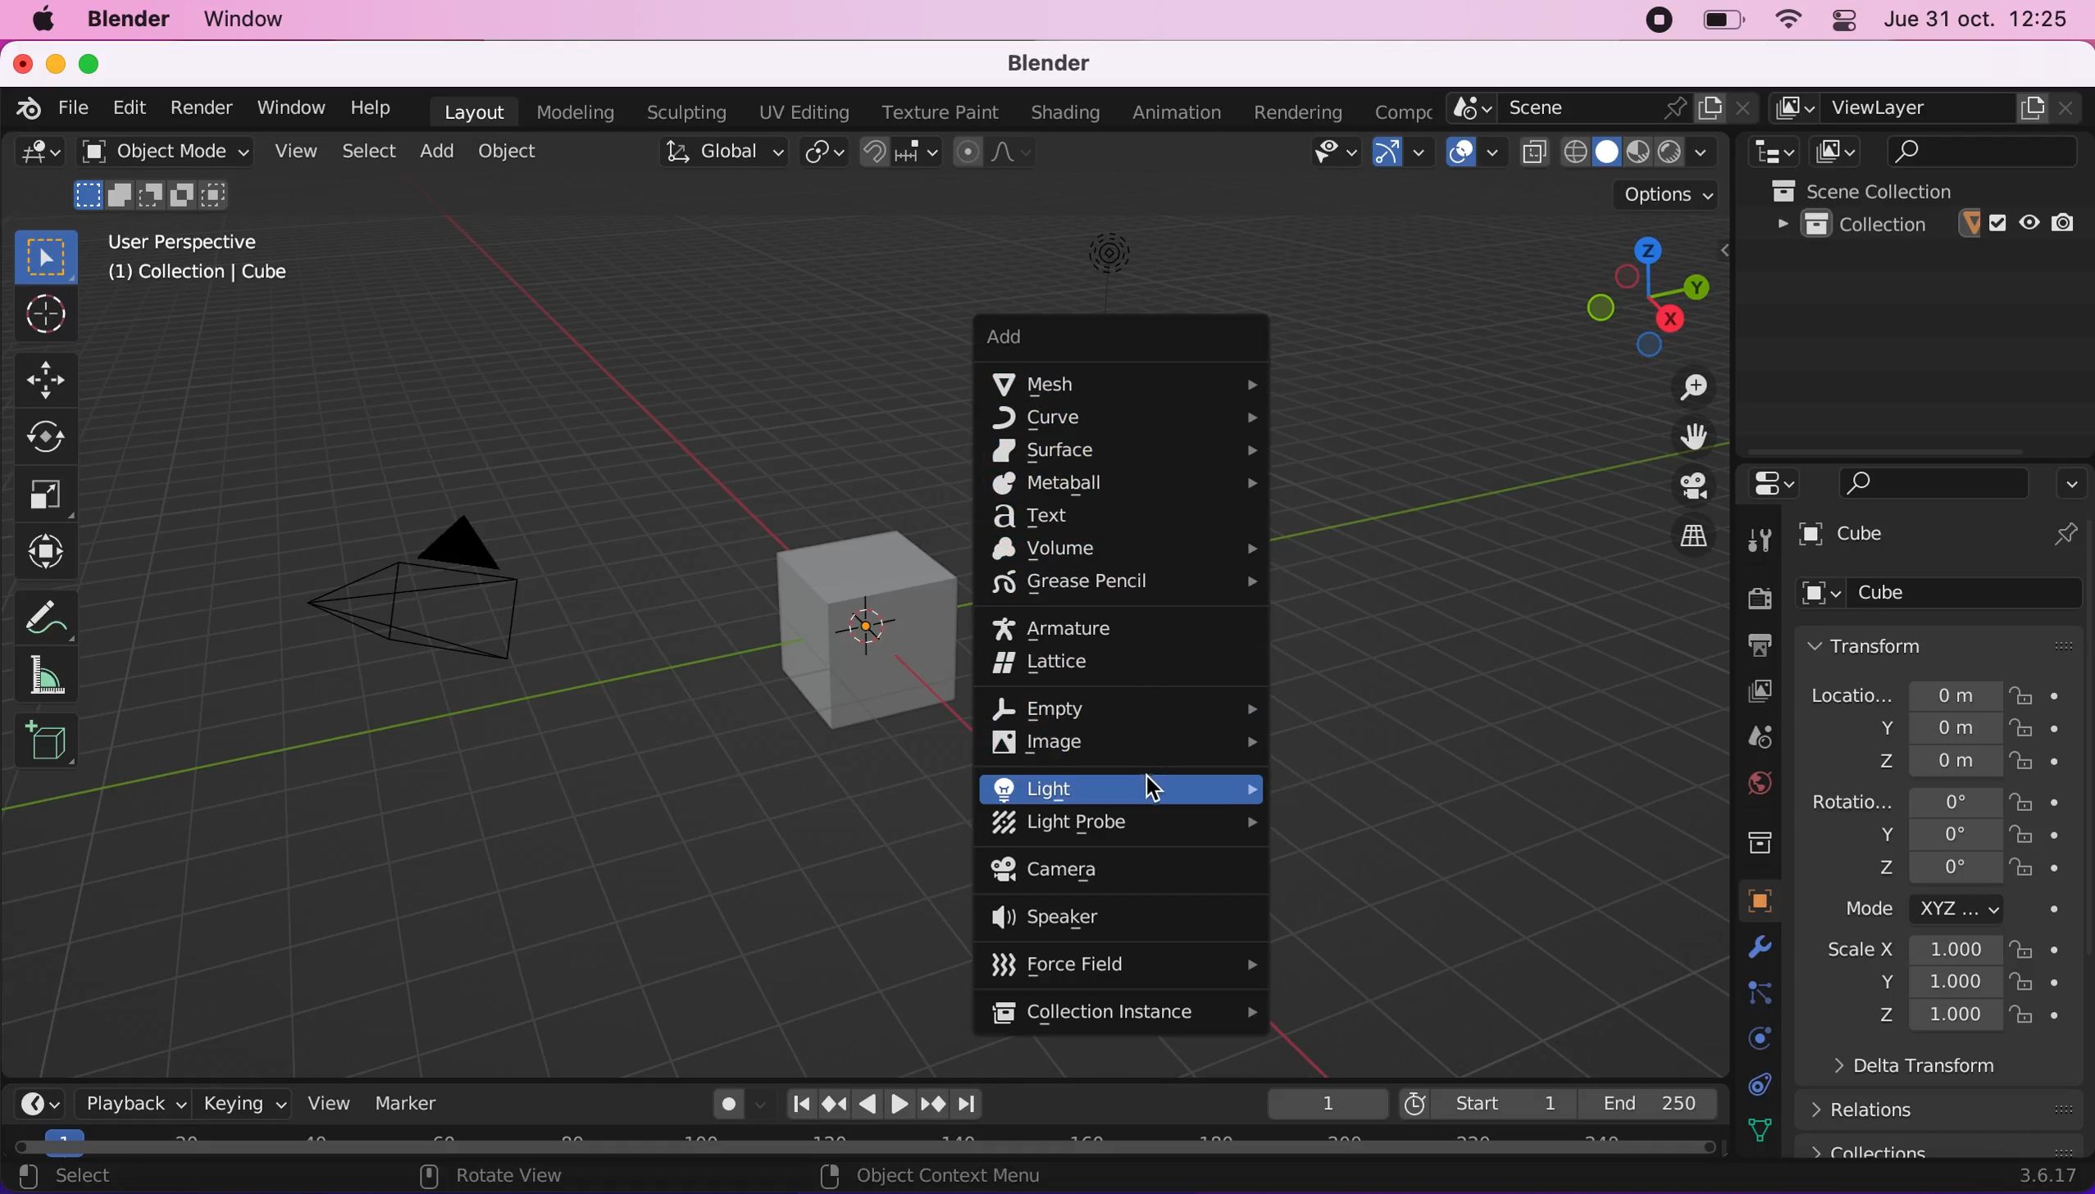  What do you see at coordinates (934, 1105) in the screenshot?
I see `Jump to keyframe` at bounding box center [934, 1105].